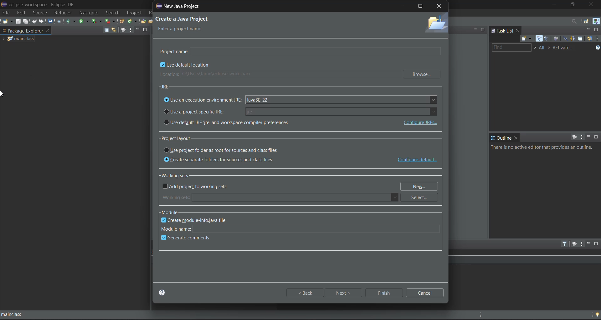 This screenshot has height=320, width=601. I want to click on select active task, so click(550, 48).